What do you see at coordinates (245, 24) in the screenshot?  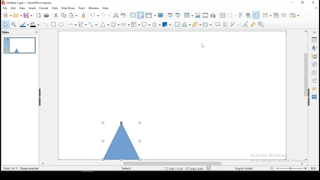 I see `toggle point edit mode` at bounding box center [245, 24].